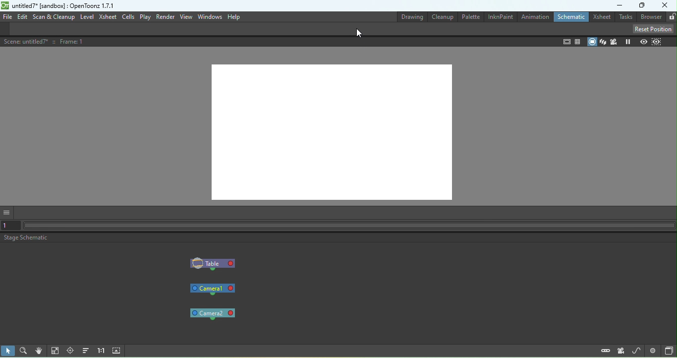 The height and width of the screenshot is (358, 677). Describe the element at coordinates (571, 17) in the screenshot. I see `Schematic` at that location.